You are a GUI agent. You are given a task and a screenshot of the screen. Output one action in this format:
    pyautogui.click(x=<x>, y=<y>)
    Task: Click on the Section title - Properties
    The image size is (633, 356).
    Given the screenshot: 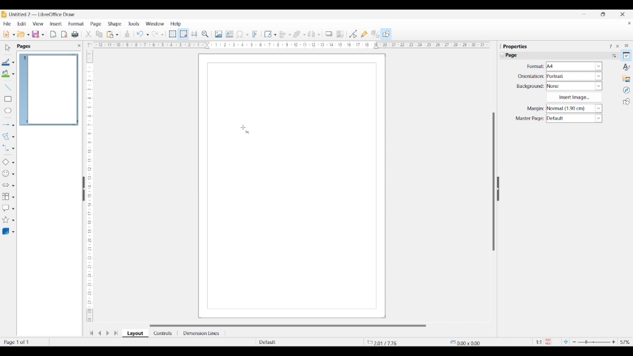 What is the action you would take?
    pyautogui.click(x=516, y=46)
    